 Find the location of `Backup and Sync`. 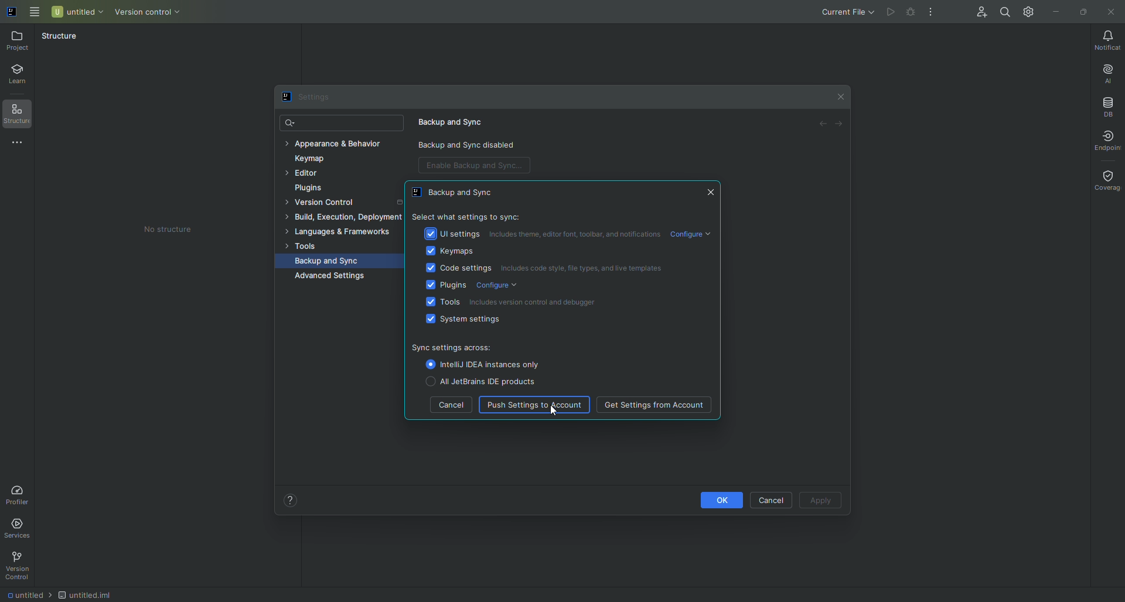

Backup and Sync is located at coordinates (460, 193).